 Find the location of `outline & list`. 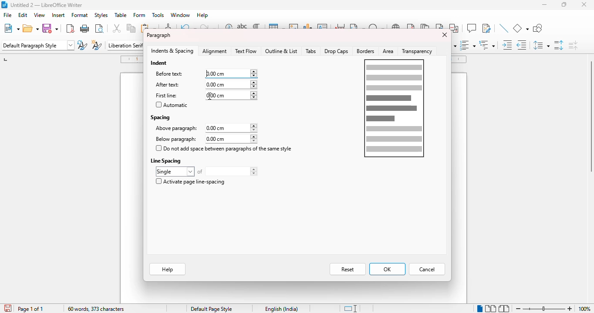

outline & list is located at coordinates (281, 51).